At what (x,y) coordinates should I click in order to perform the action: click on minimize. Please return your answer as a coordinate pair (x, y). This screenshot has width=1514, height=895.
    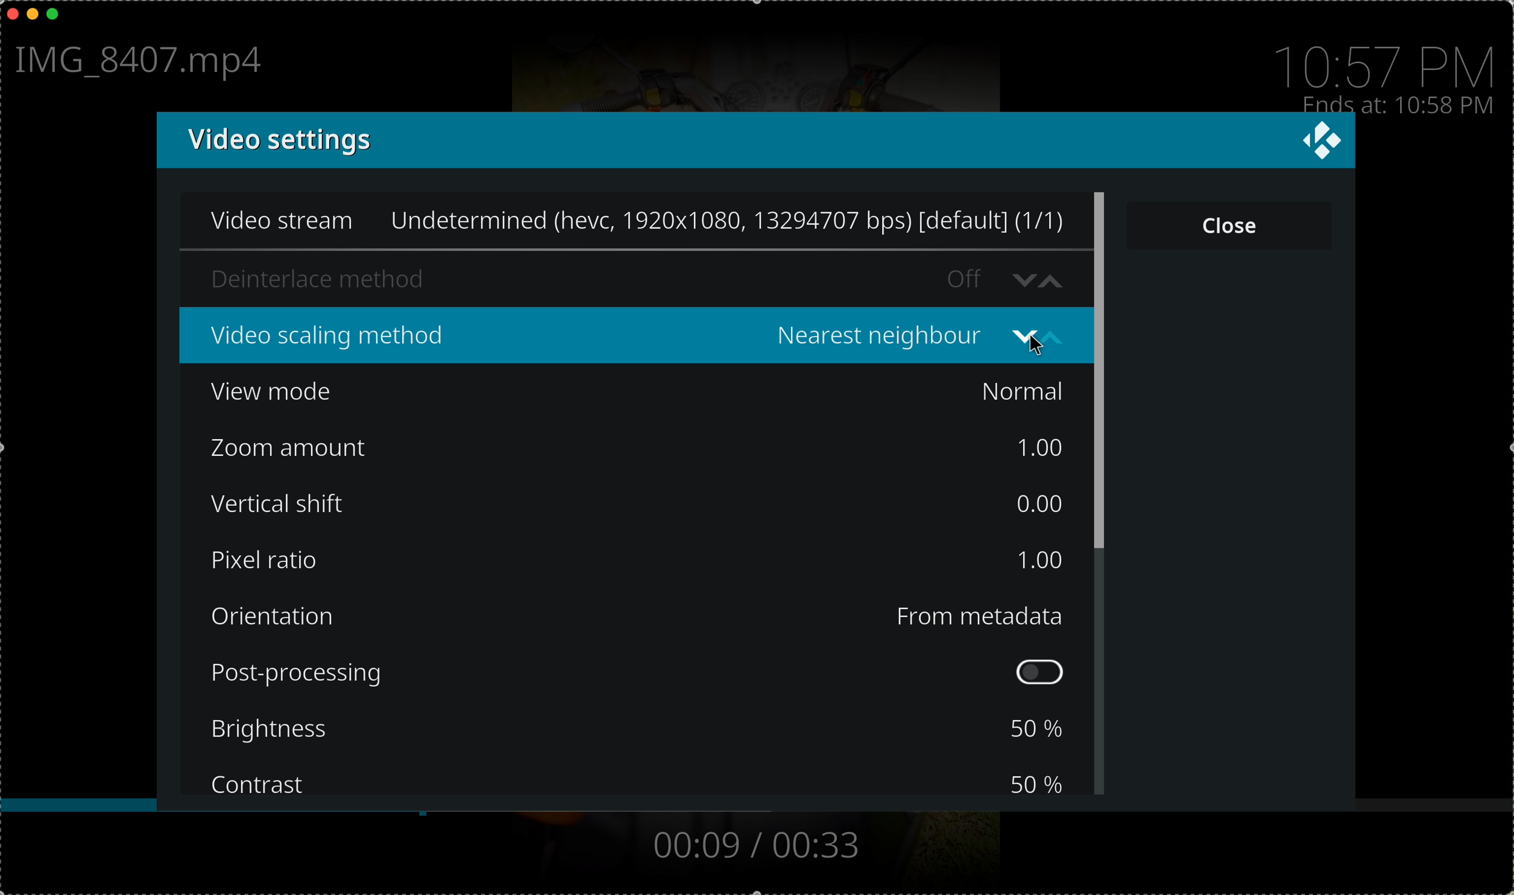
    Looking at the image, I should click on (33, 17).